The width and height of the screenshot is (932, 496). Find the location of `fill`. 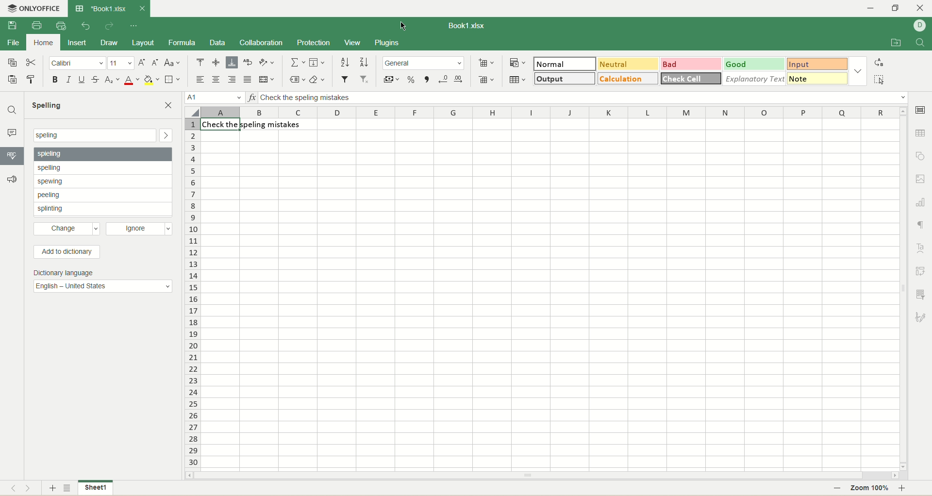

fill is located at coordinates (317, 62).